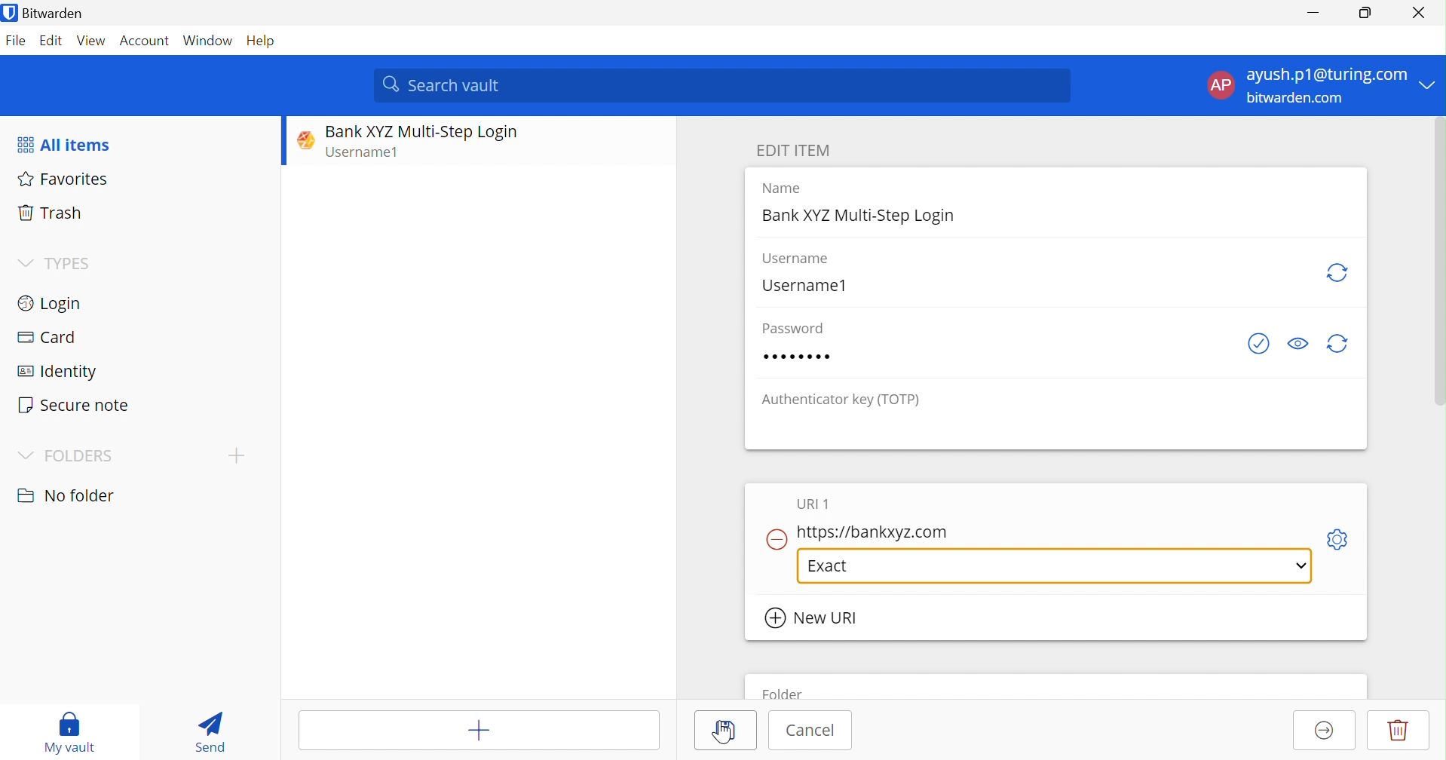 Image resolution: width=1446 pixels, height=760 pixels. I want to click on ayush.p1@turing.com, so click(1327, 77).